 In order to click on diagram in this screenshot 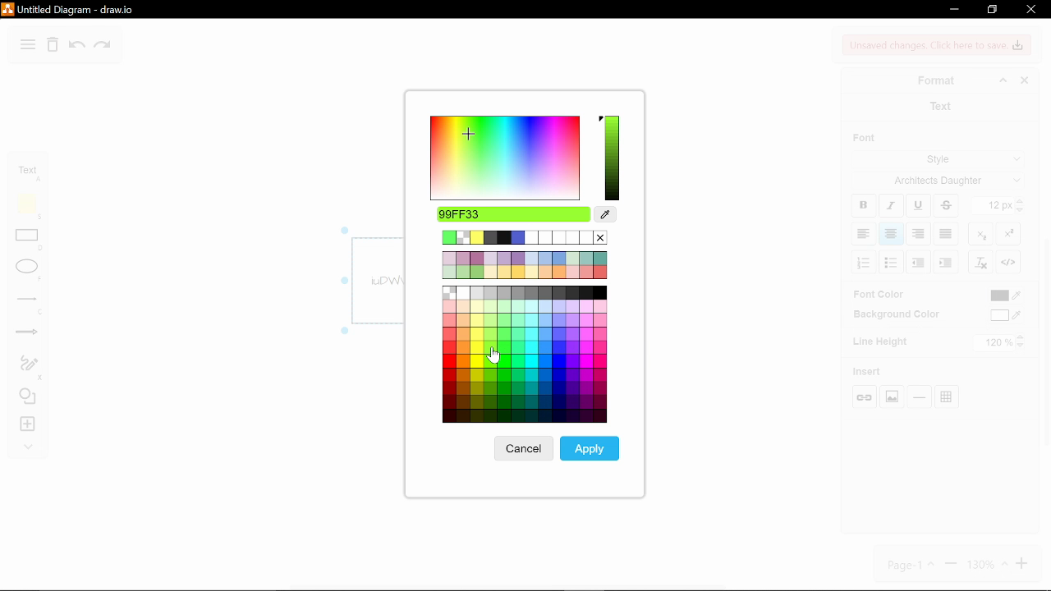, I will do `click(28, 46)`.